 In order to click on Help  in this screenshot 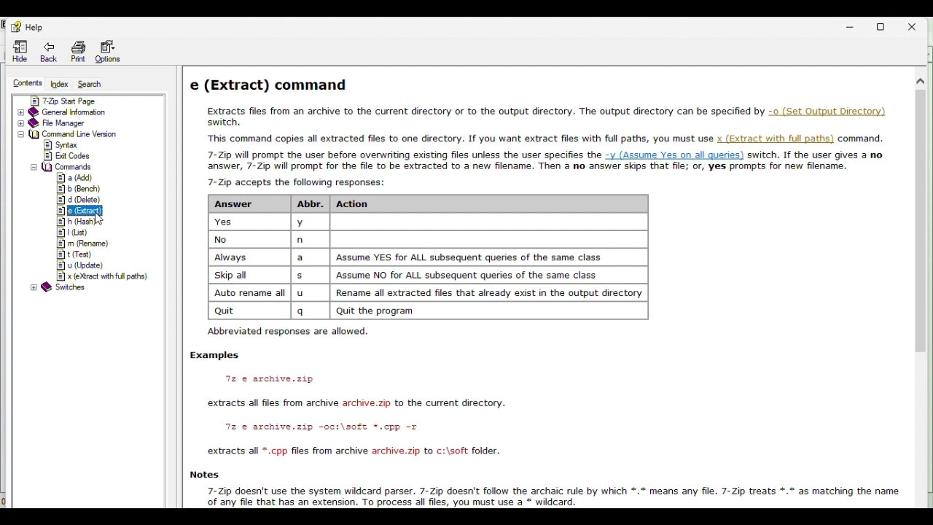, I will do `click(26, 26)`.